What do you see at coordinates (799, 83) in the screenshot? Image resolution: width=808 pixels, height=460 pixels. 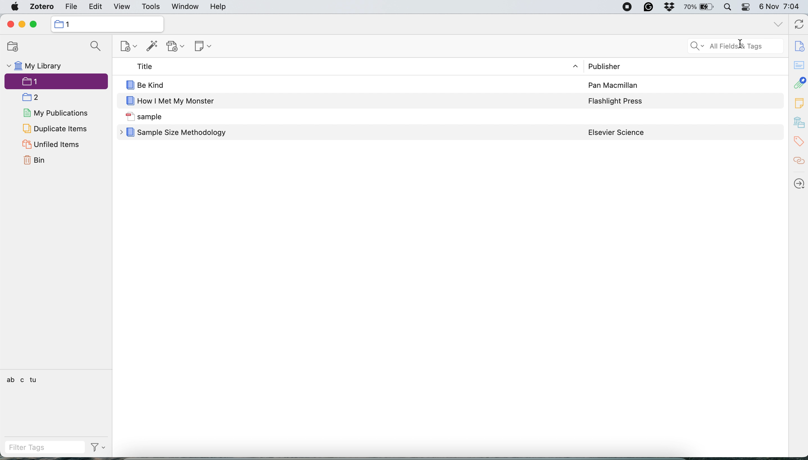 I see `attachment` at bounding box center [799, 83].